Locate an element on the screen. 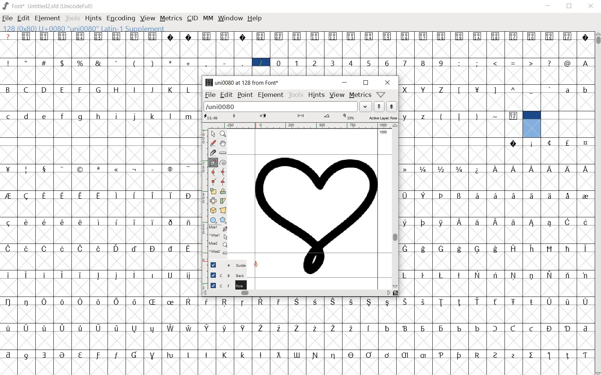  glyph is located at coordinates (189, 117).